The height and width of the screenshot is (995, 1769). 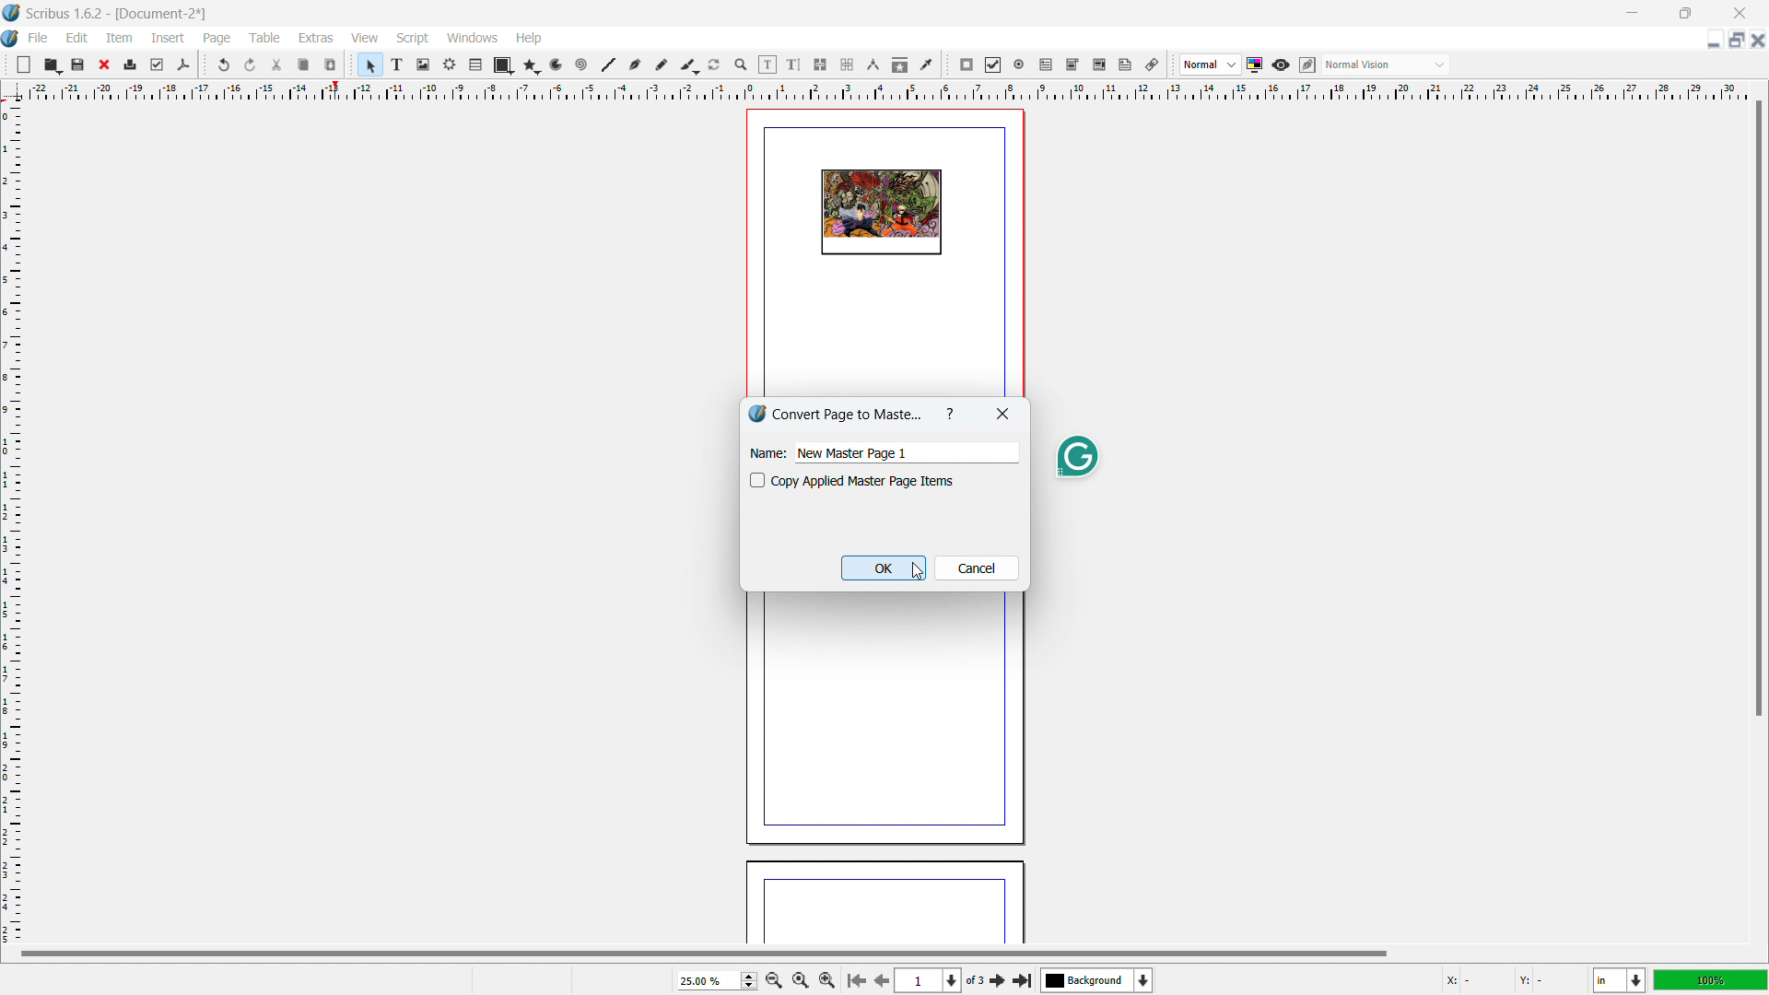 I want to click on unit of measurement, so click(x=1620, y=981).